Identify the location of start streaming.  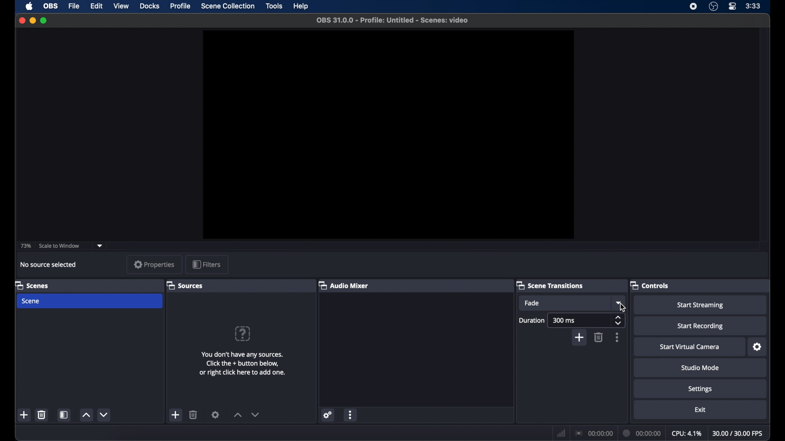
(701, 305).